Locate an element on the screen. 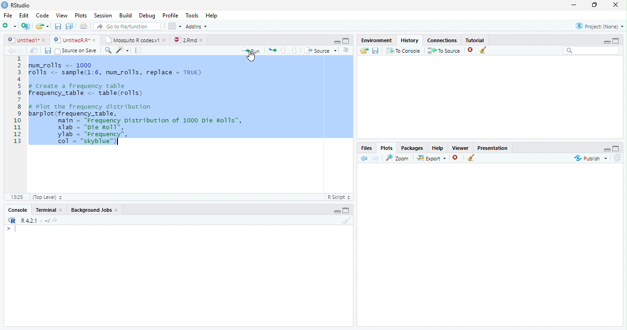  Workspace panes is located at coordinates (174, 26).